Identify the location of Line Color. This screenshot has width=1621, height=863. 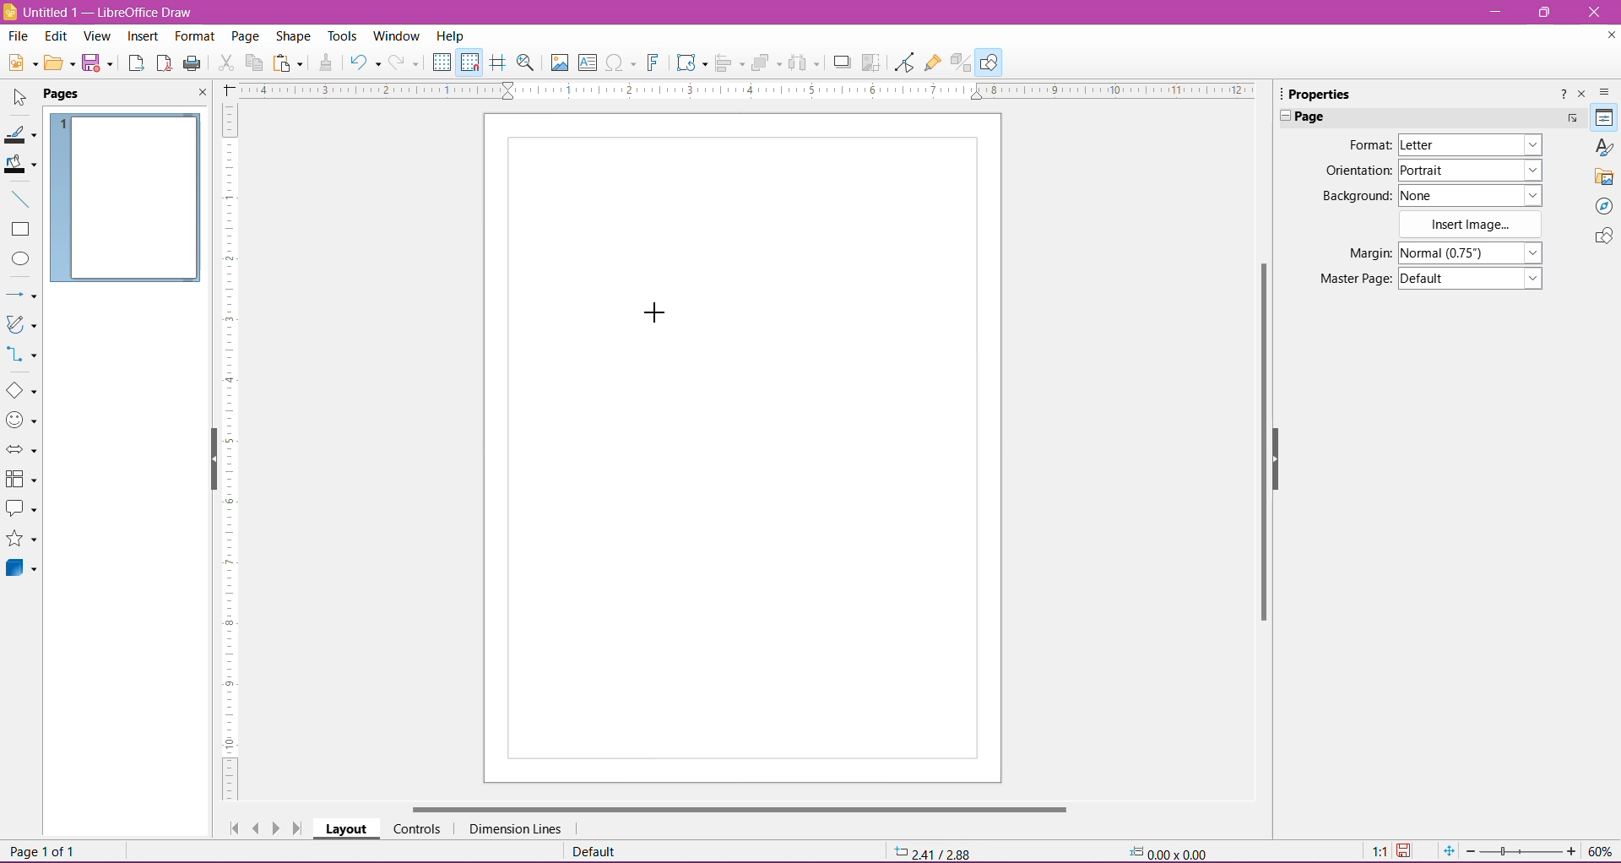
(20, 133).